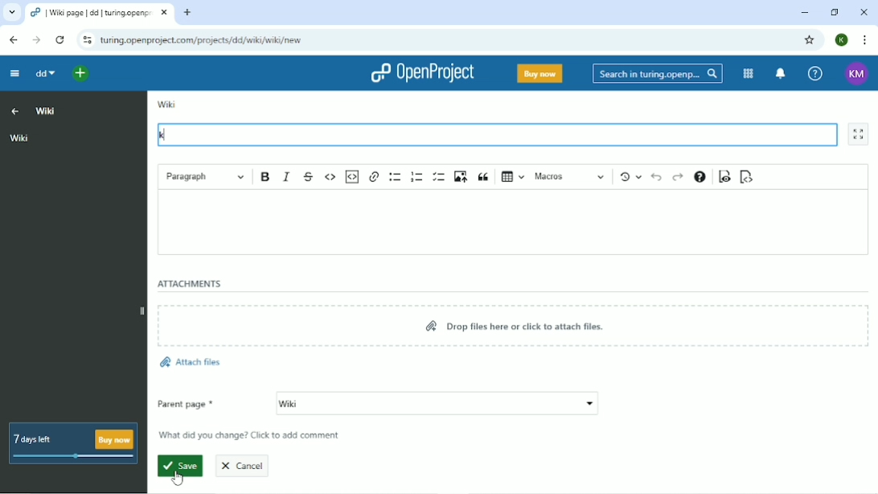  Describe the element at coordinates (833, 12) in the screenshot. I see `Restore down` at that location.